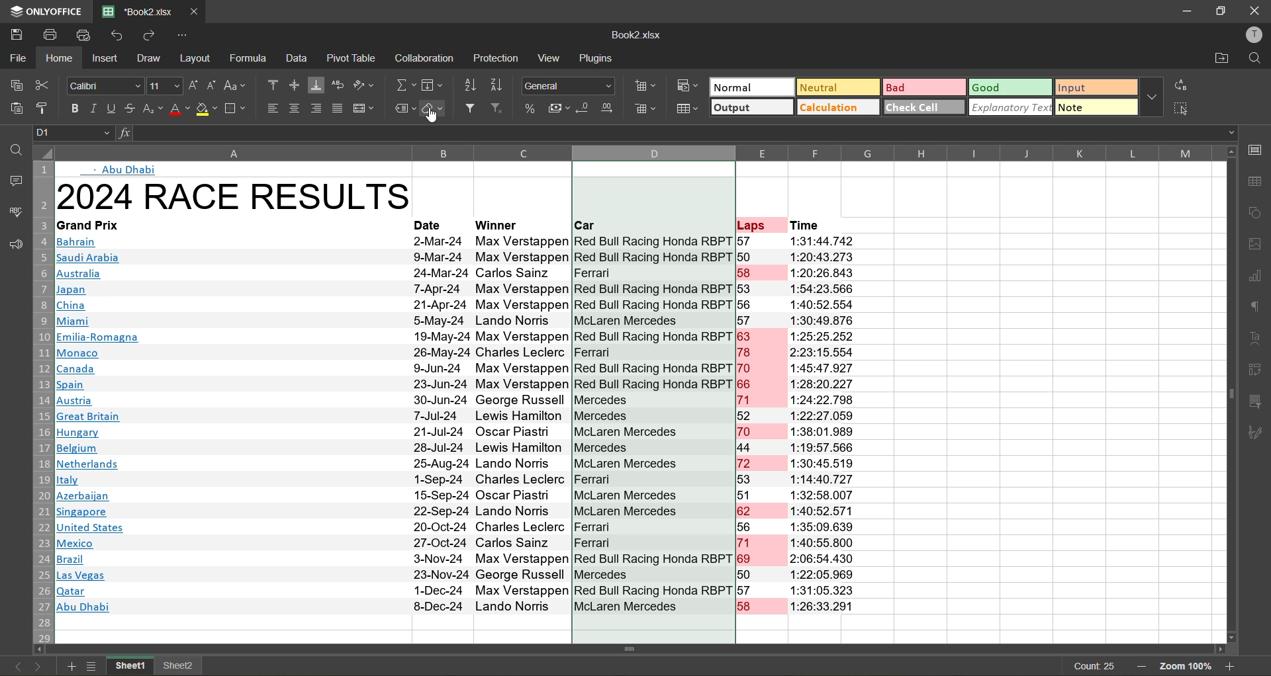 This screenshot has height=676, width=1271. What do you see at coordinates (197, 58) in the screenshot?
I see `layout` at bounding box center [197, 58].